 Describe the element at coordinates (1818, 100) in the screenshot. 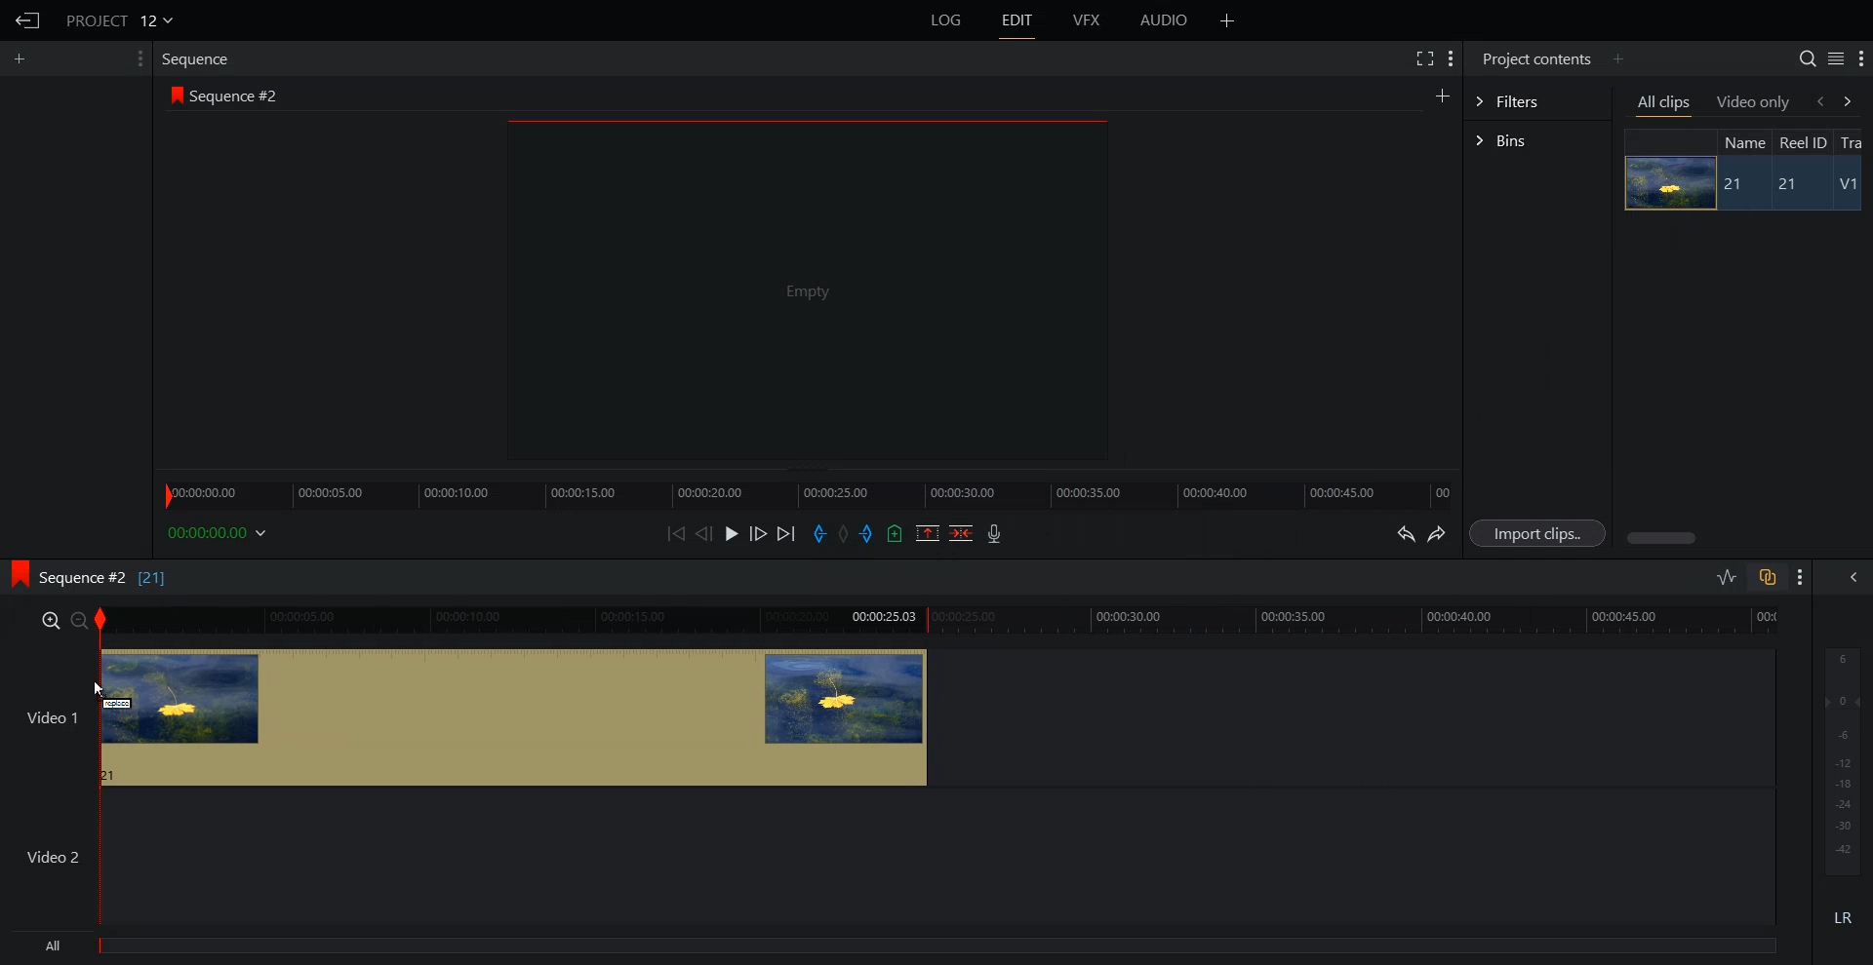

I see `backward` at that location.